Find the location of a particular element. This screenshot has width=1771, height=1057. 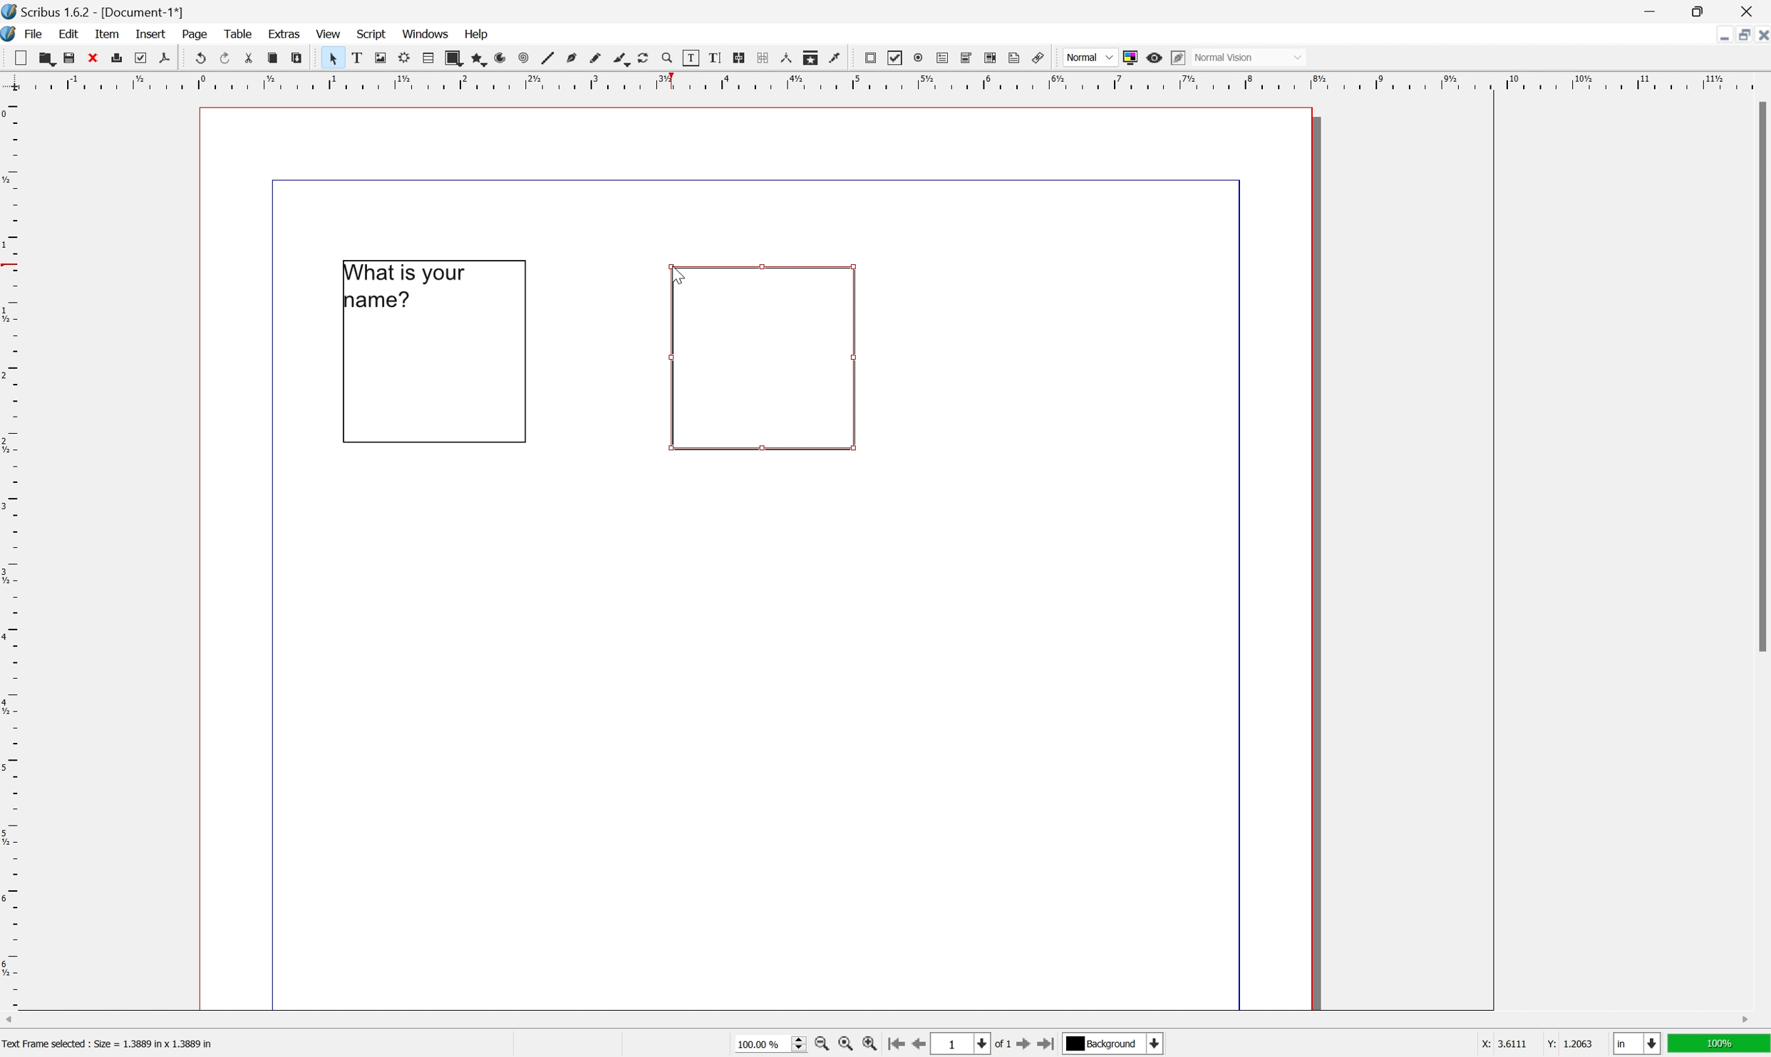

close is located at coordinates (93, 57).